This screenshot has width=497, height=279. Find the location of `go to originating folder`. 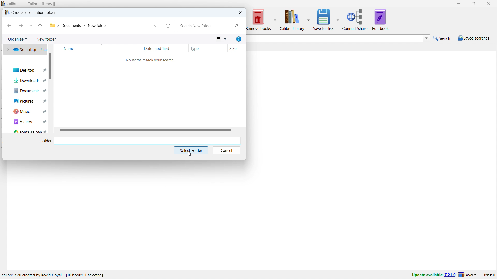

go to originating folder is located at coordinates (40, 26).